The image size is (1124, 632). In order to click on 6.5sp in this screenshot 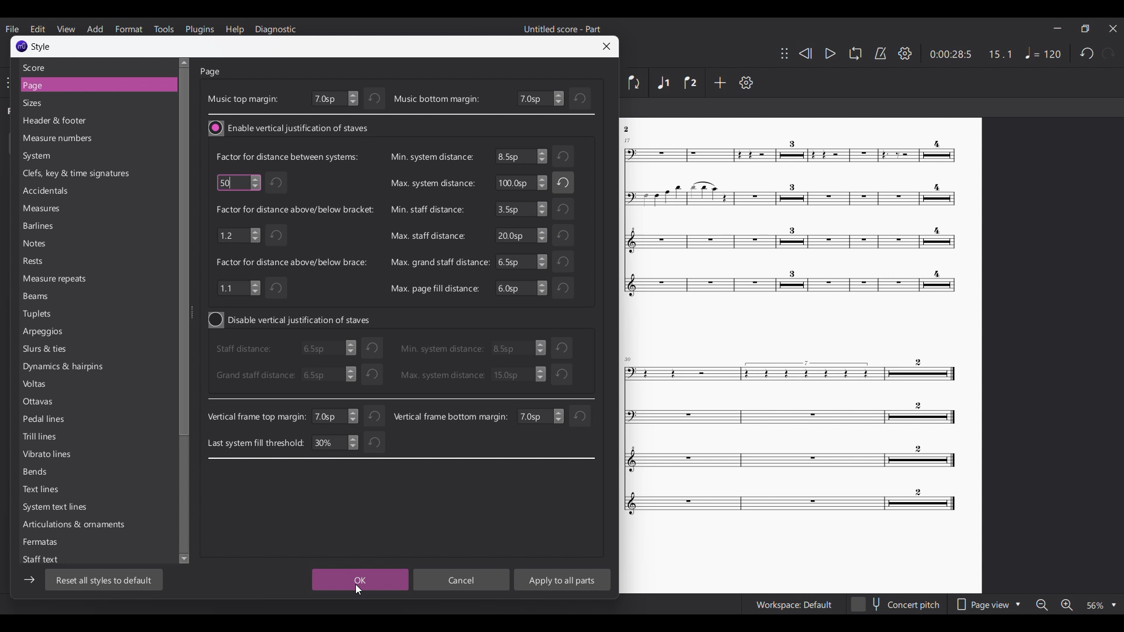, I will do `click(327, 375)`.